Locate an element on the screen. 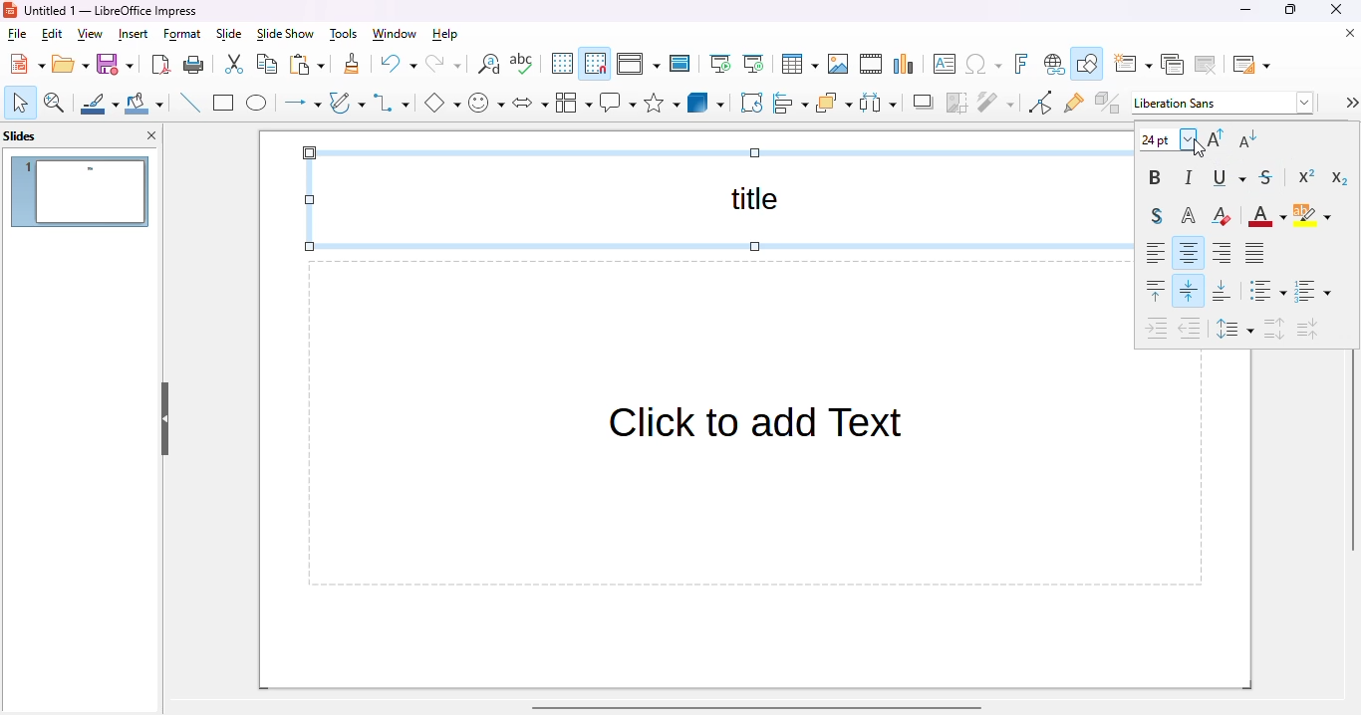  font color is located at coordinates (1268, 216).